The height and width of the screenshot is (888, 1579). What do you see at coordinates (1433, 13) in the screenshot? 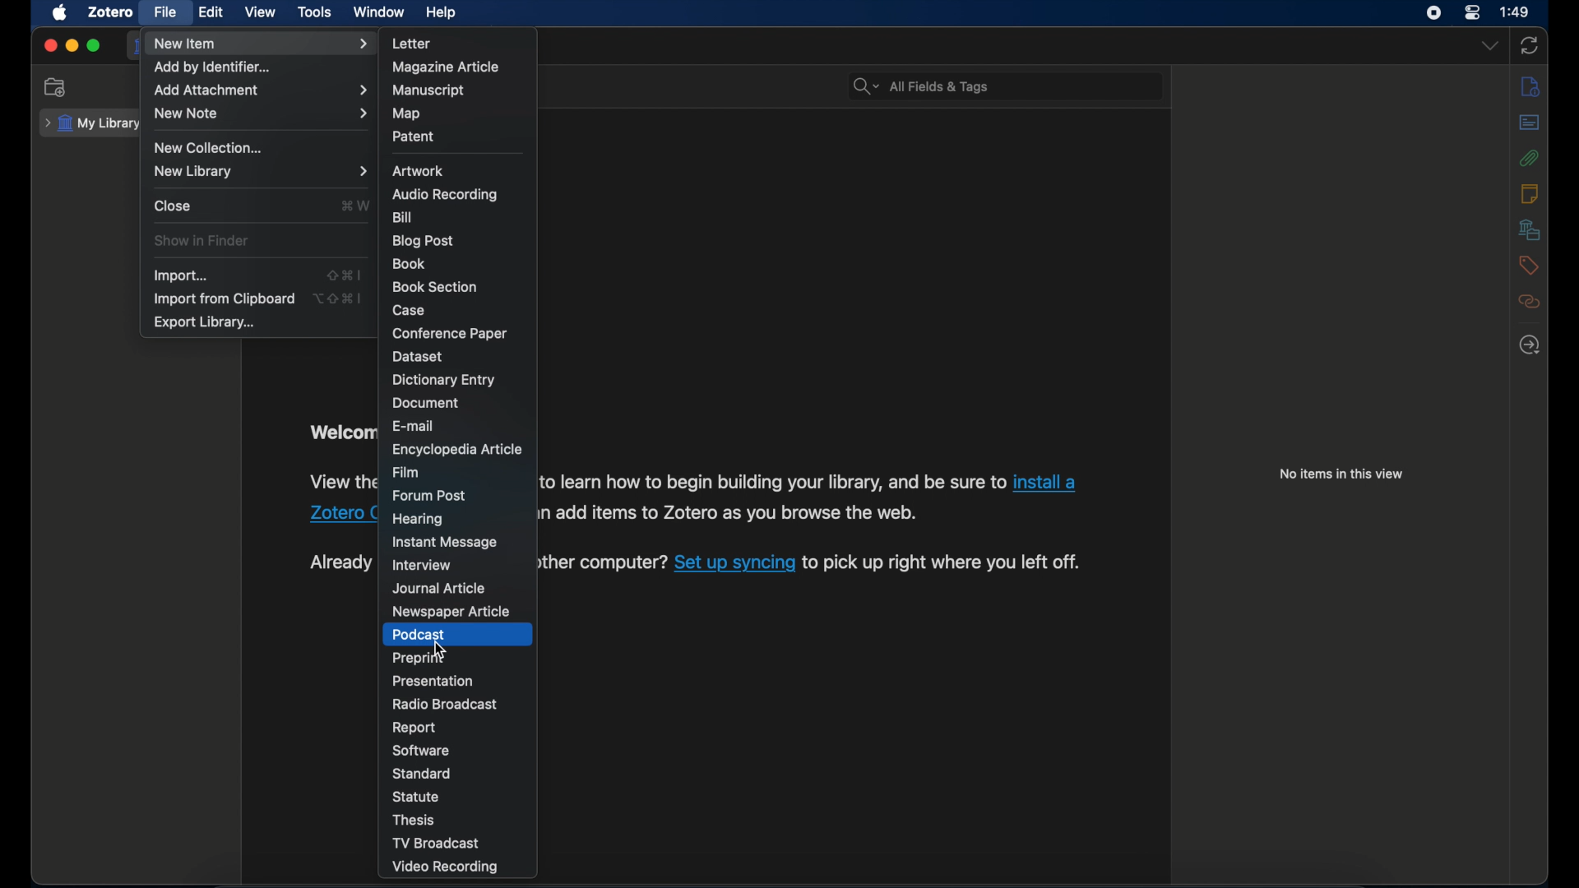
I see `screen recorder` at bounding box center [1433, 13].